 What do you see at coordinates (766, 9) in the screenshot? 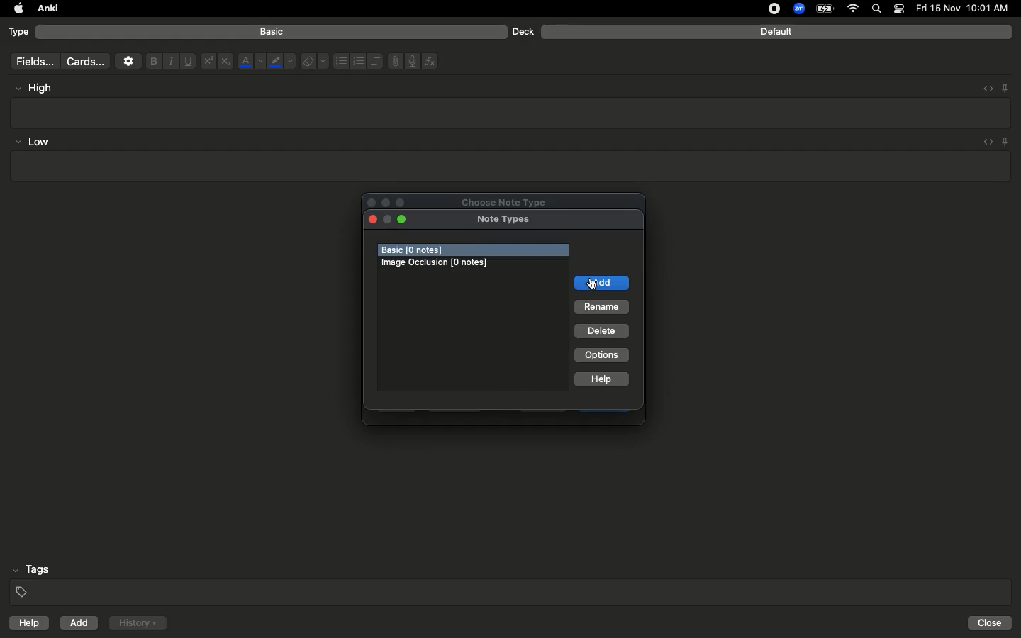
I see `recording` at bounding box center [766, 9].